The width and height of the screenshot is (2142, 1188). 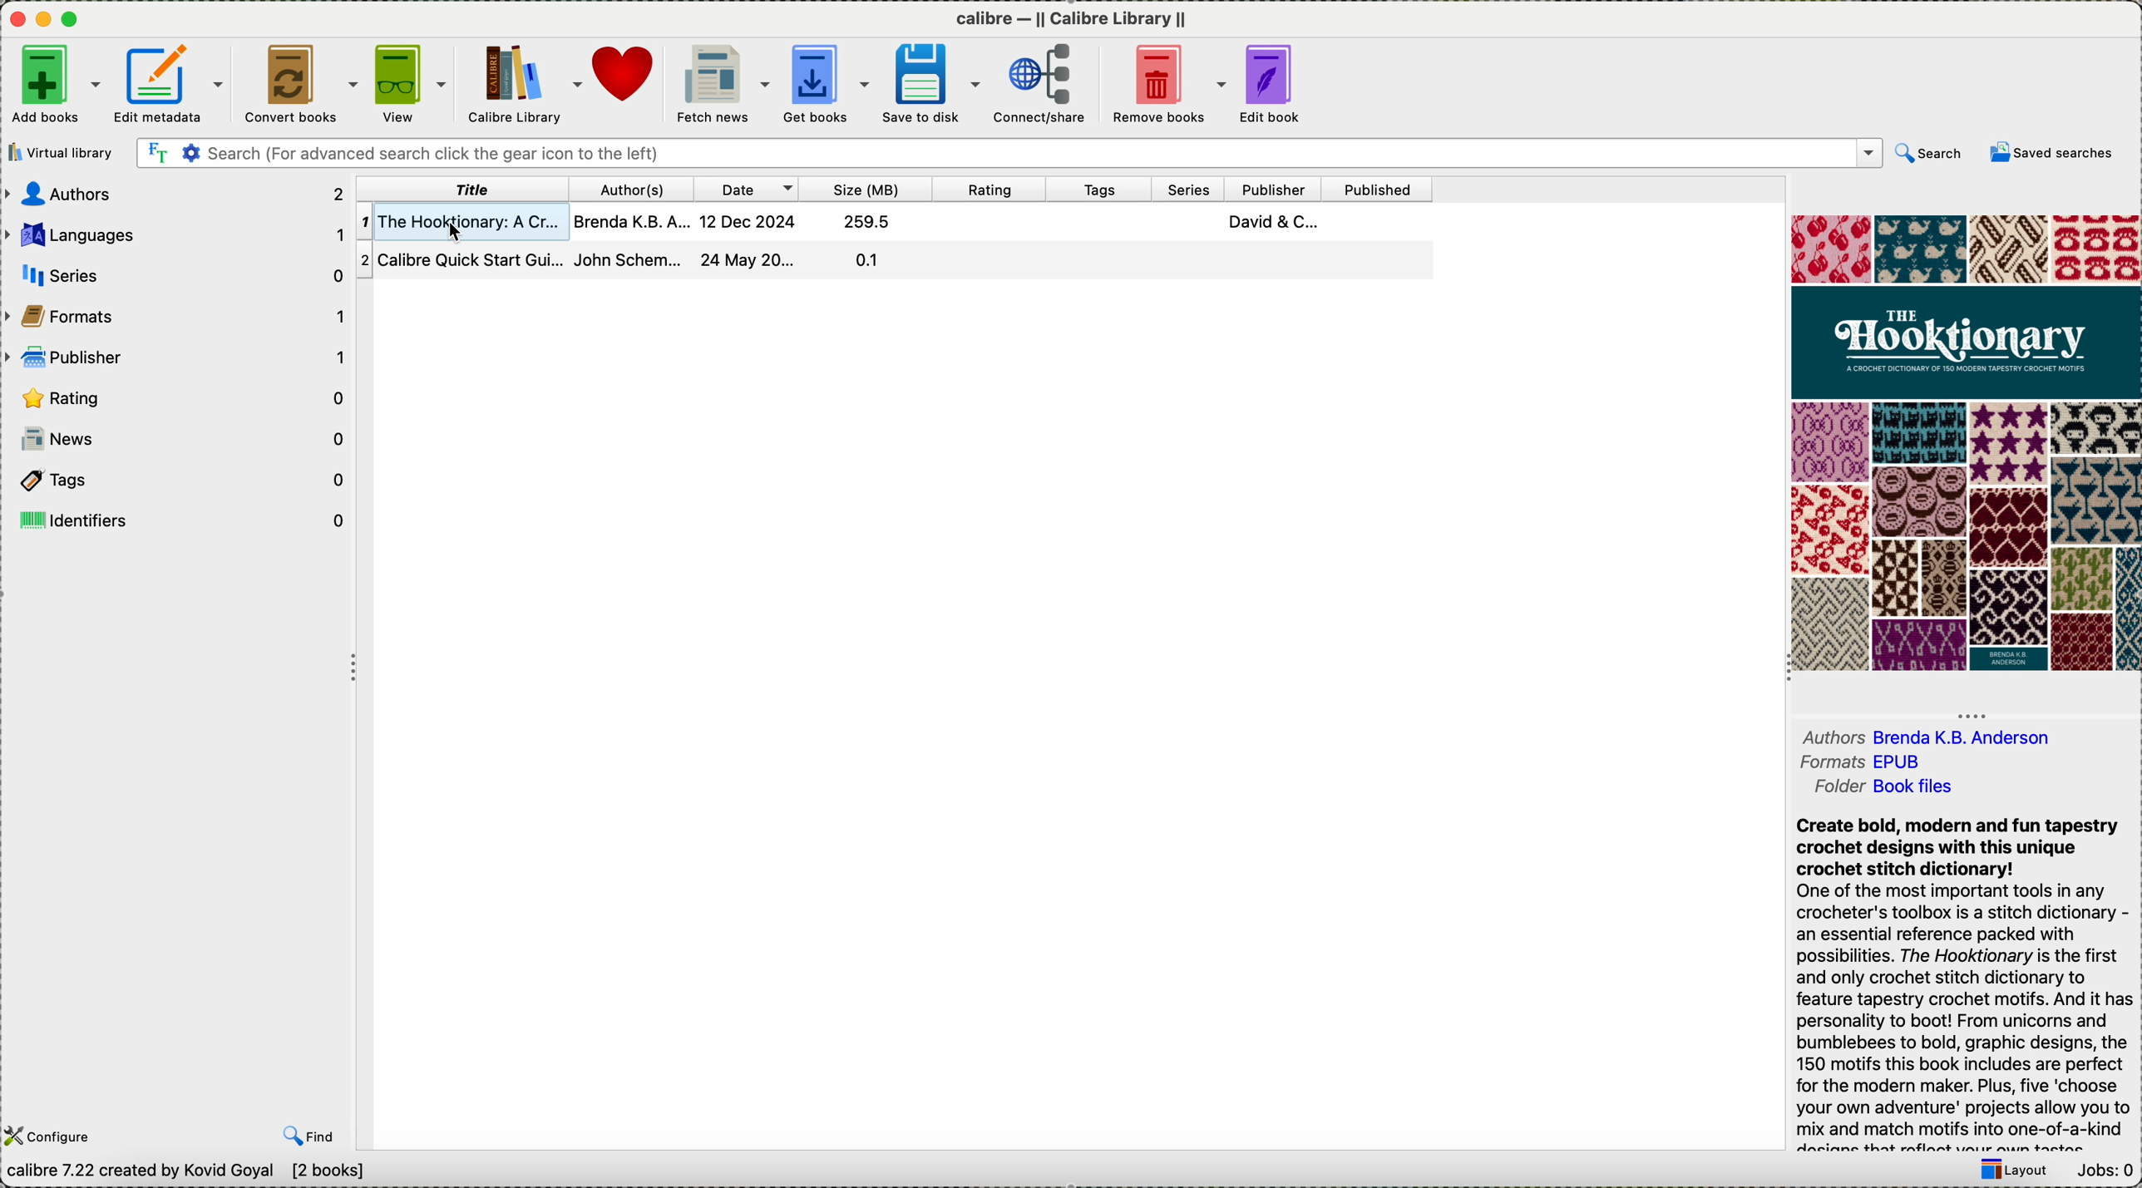 I want to click on news, so click(x=178, y=438).